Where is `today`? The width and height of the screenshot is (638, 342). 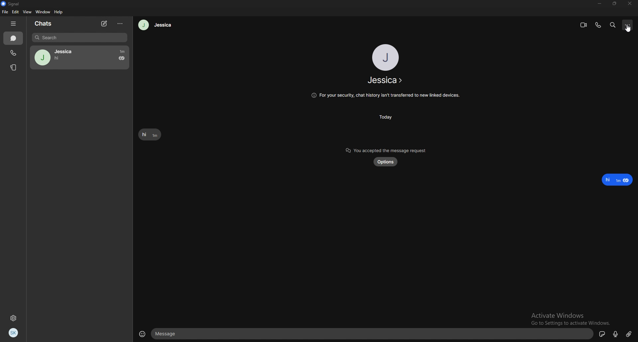 today is located at coordinates (386, 117).